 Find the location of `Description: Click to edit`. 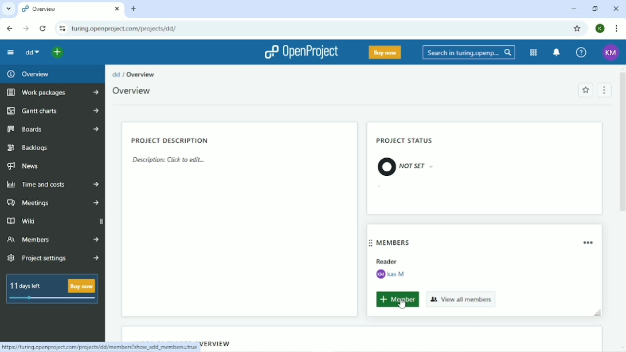

Description: Click to edit is located at coordinates (172, 161).